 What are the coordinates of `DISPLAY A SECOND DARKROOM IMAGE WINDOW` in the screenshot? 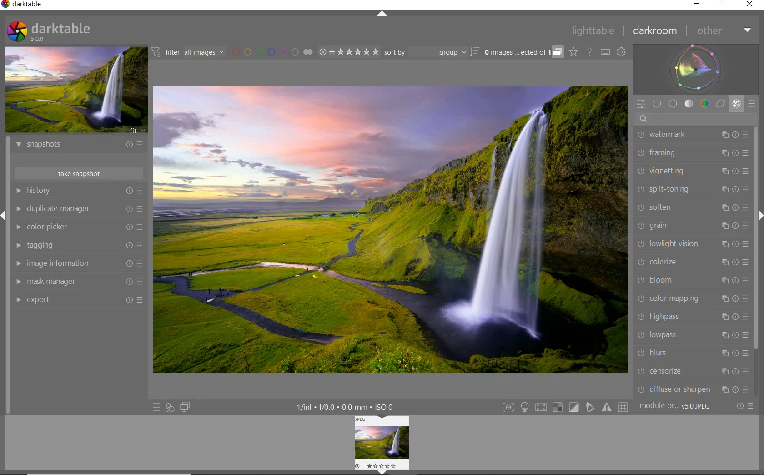 It's located at (186, 407).